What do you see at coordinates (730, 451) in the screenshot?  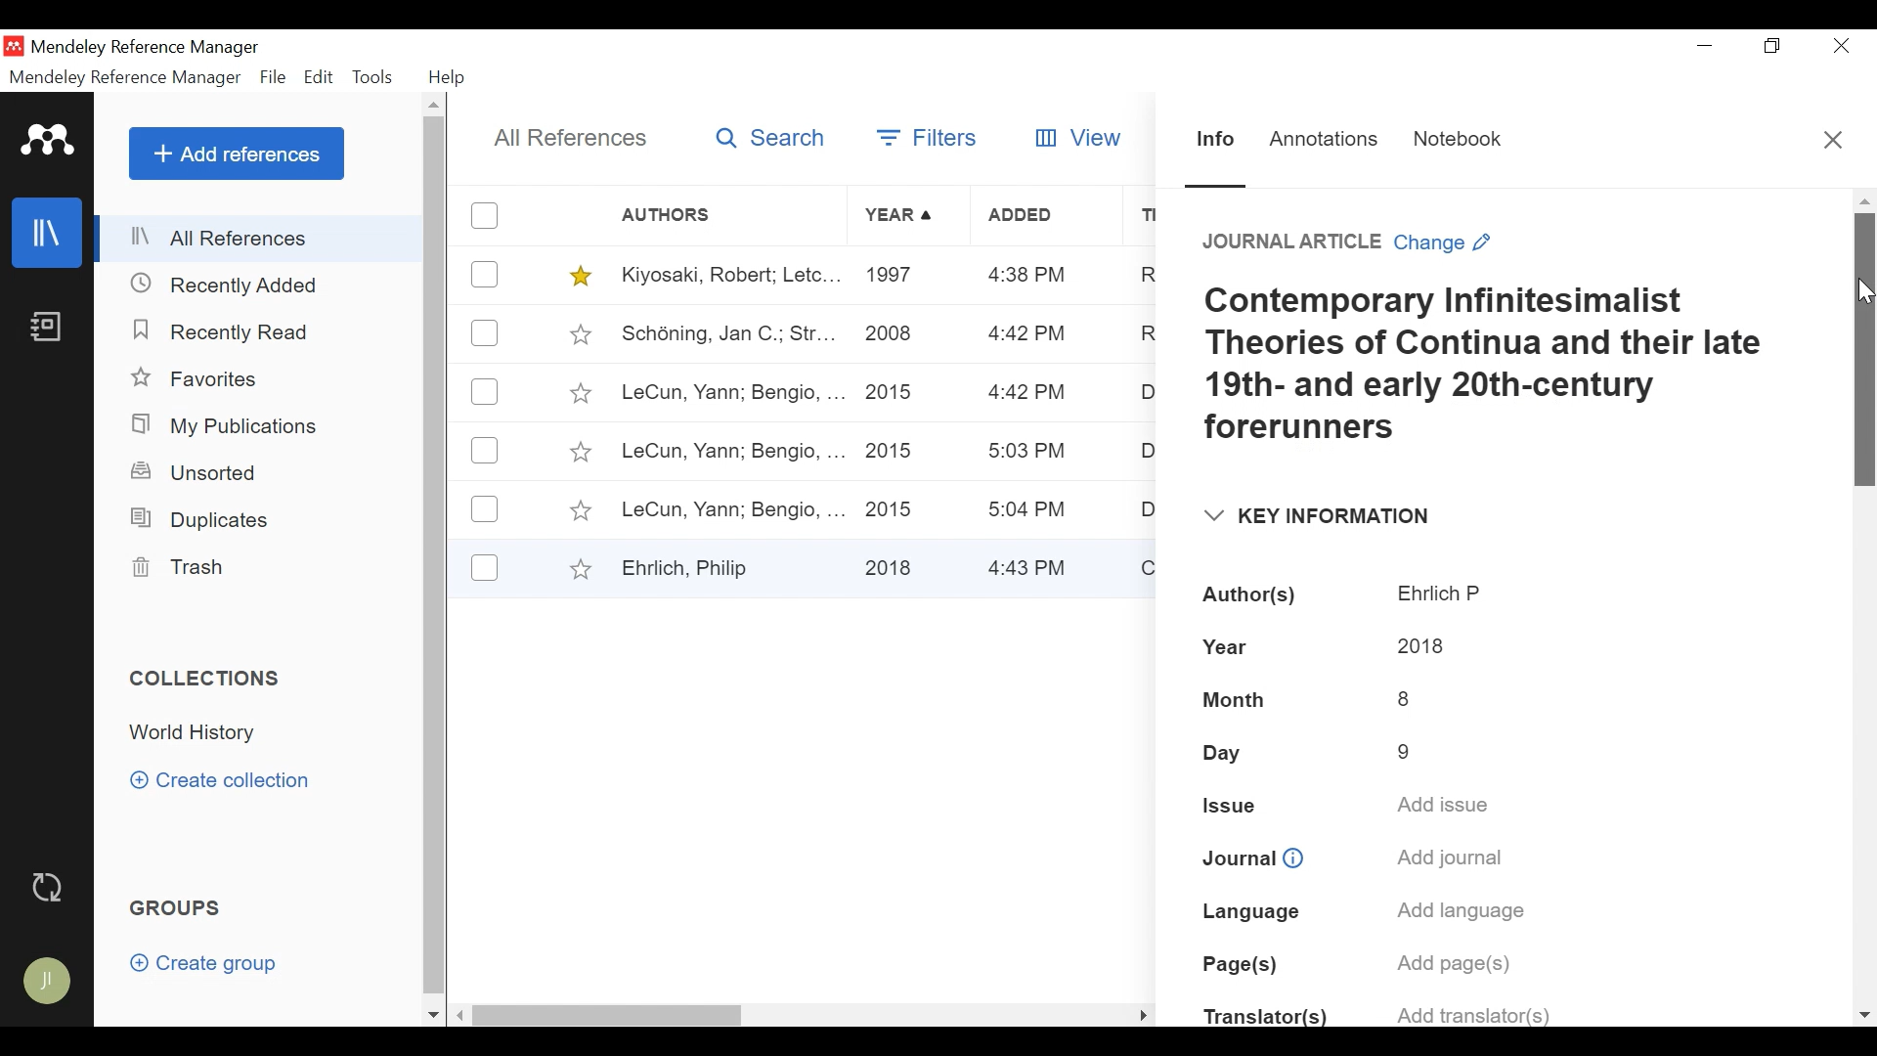 I see `LeCun, Yann; Bengio, ...` at bounding box center [730, 451].